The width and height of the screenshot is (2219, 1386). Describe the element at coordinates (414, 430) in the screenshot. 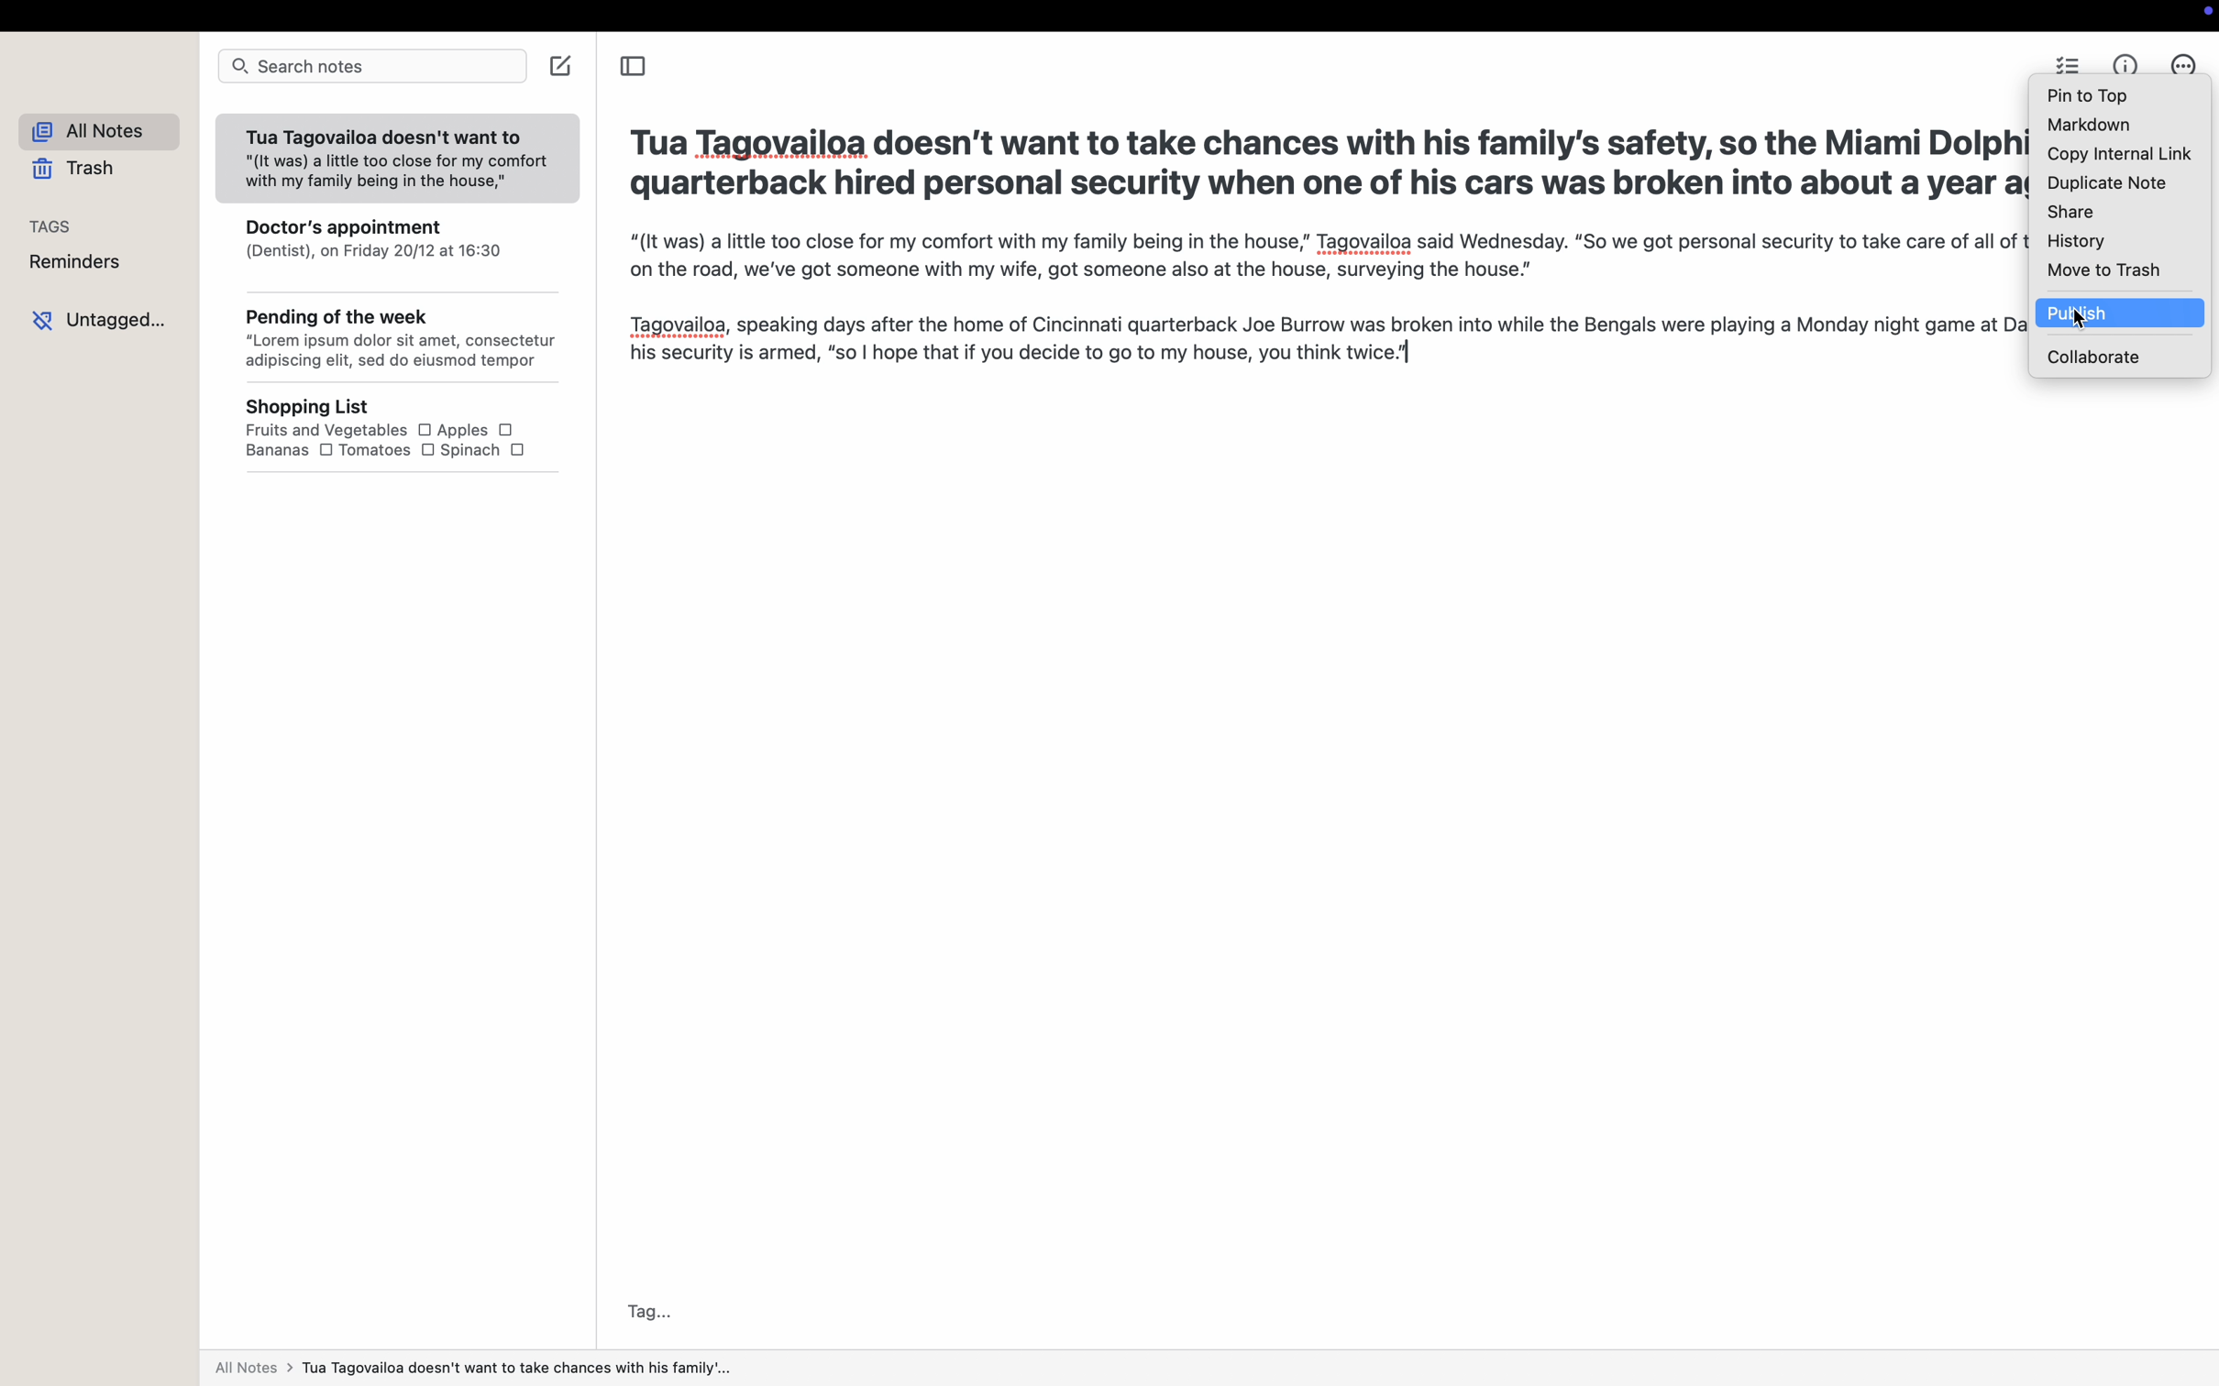

I see `Shopping List
Fruits and Vegetables O Apples O
Bananas 0 Tomatoes O Spinach O` at that location.